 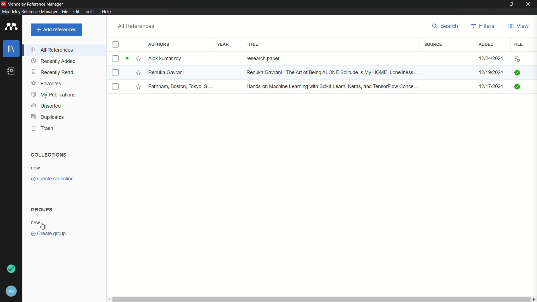 What do you see at coordinates (11, 291) in the screenshot?
I see `account and help` at bounding box center [11, 291].